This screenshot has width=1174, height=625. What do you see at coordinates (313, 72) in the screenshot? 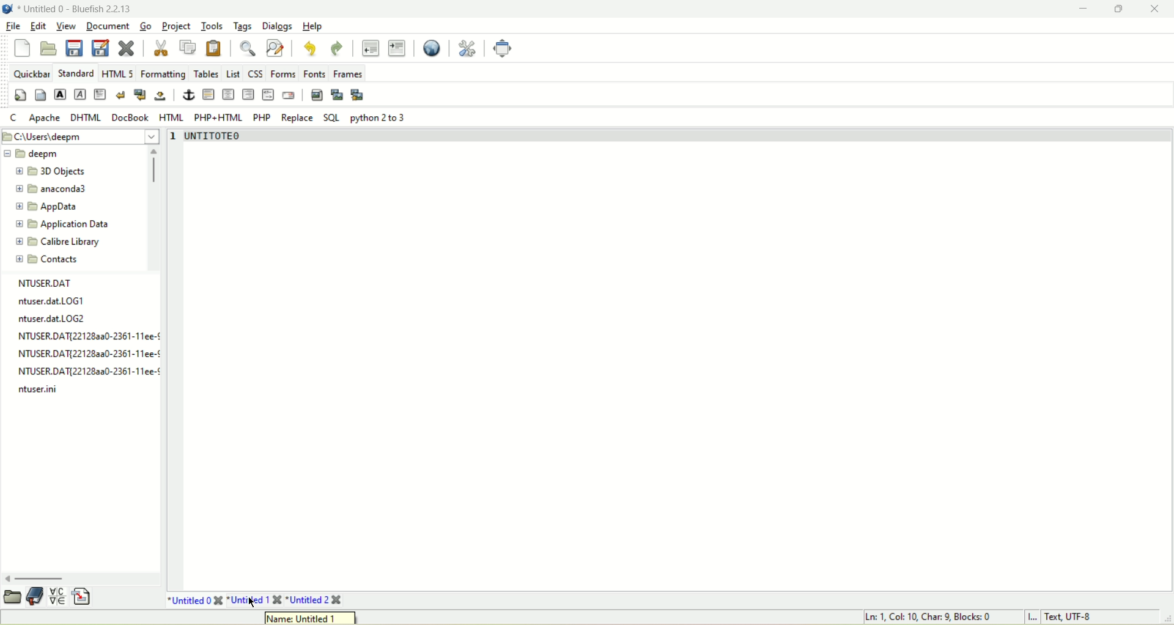
I see `Fonts ` at bounding box center [313, 72].